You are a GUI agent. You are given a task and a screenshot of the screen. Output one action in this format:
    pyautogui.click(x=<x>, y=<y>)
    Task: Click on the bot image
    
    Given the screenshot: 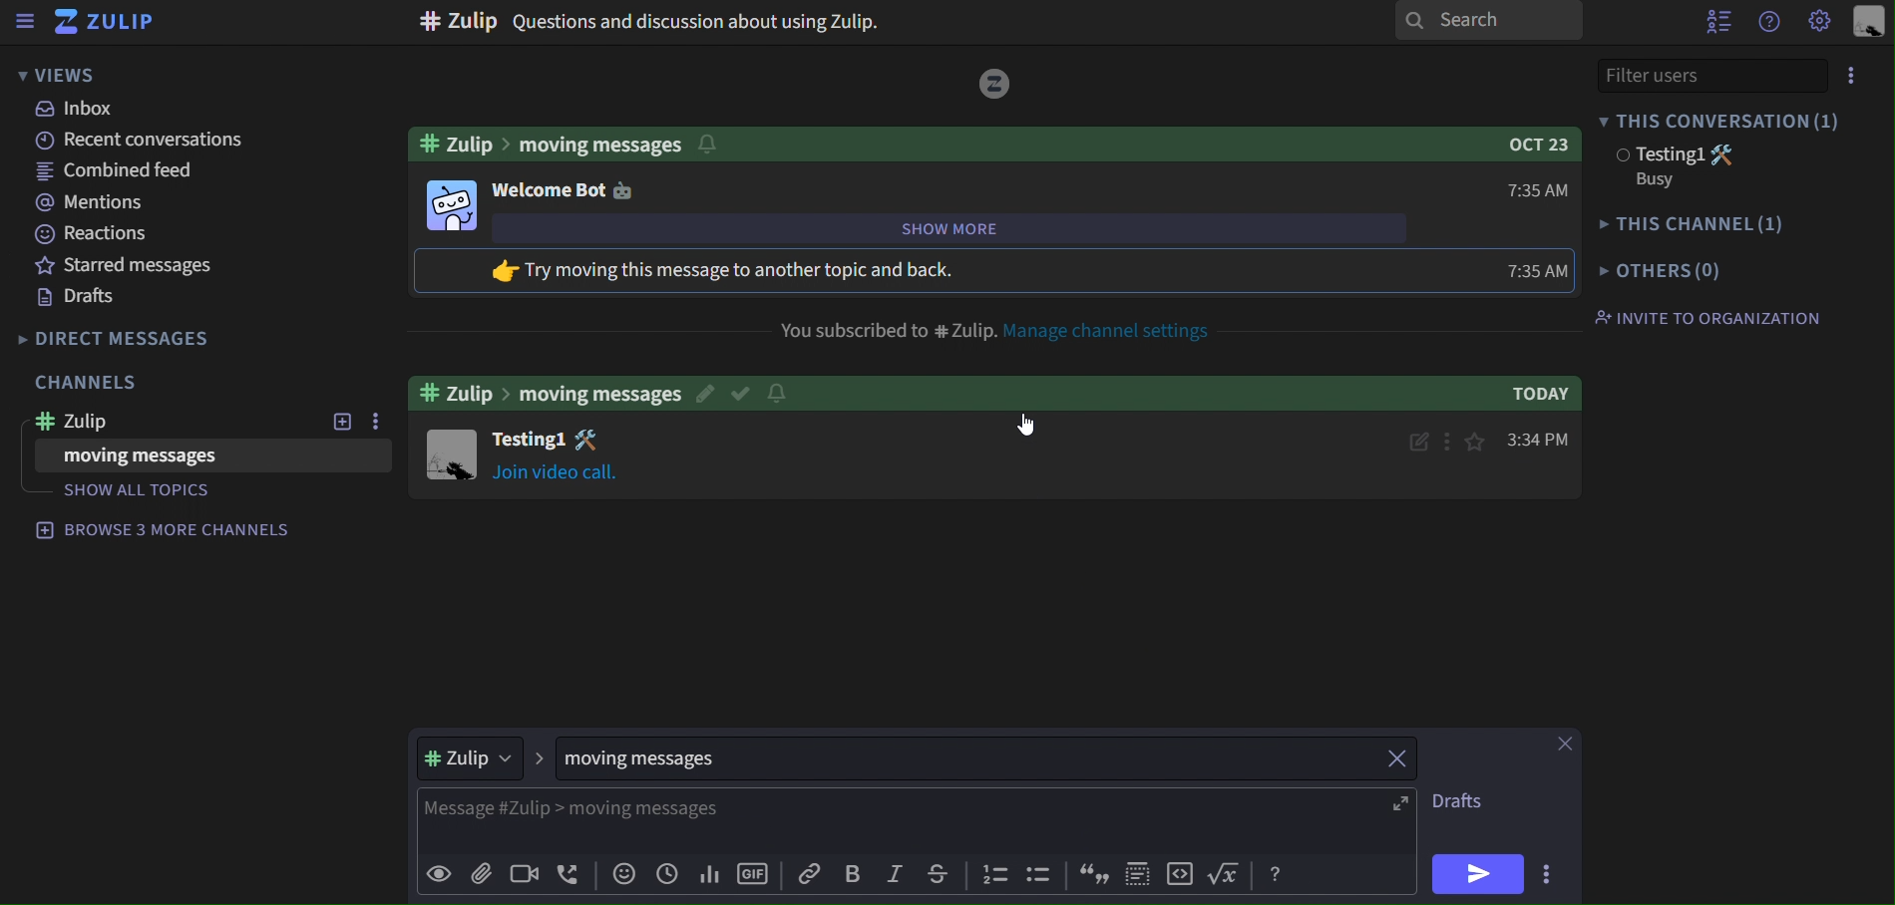 What is the action you would take?
    pyautogui.click(x=451, y=203)
    